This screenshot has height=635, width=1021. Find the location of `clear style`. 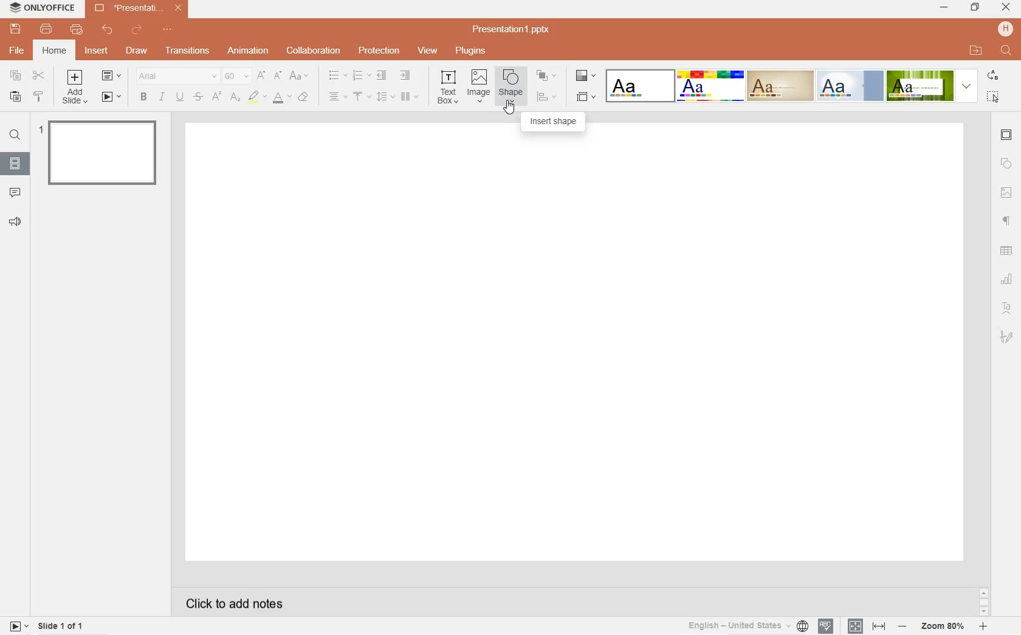

clear style is located at coordinates (305, 97).